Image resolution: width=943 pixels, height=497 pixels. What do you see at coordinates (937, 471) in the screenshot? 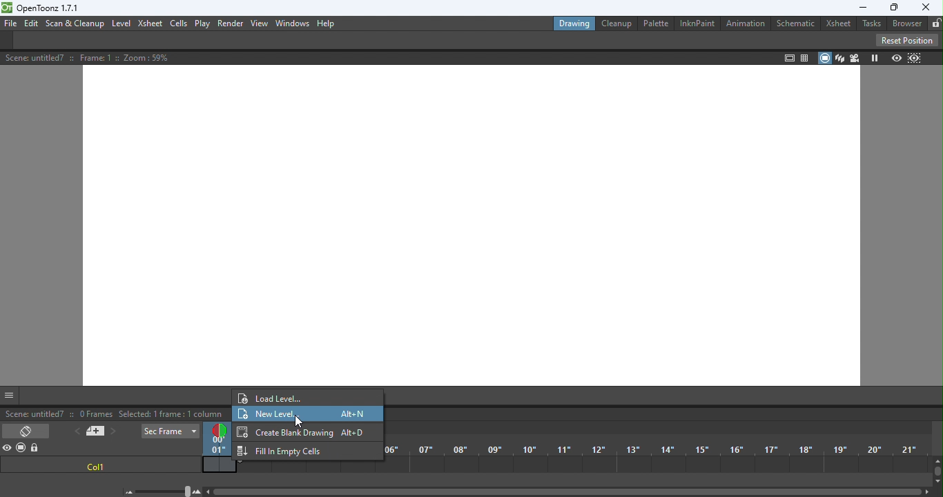
I see `Vertical scroll bar` at bounding box center [937, 471].